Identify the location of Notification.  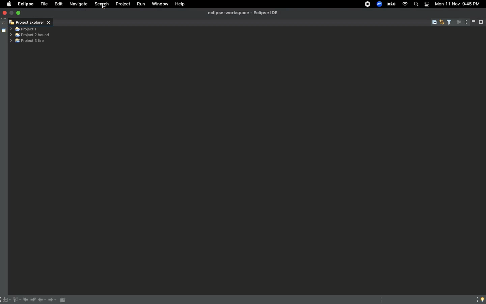
(426, 5).